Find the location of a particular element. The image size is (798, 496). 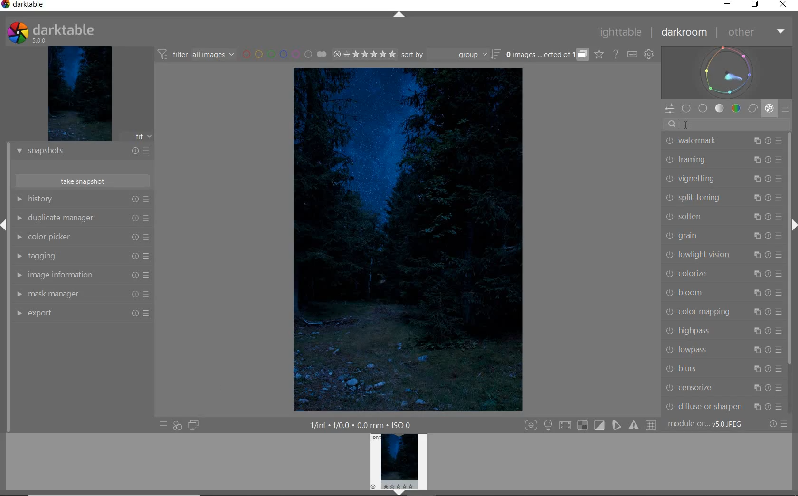

MINIMIZE is located at coordinates (728, 4).